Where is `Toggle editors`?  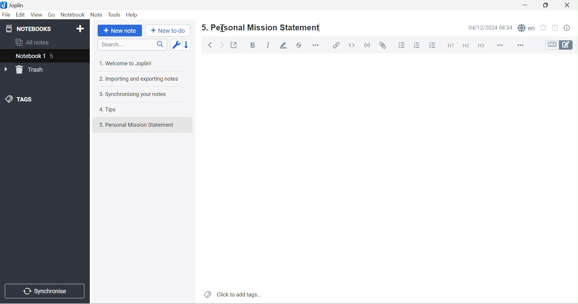 Toggle editors is located at coordinates (559, 45).